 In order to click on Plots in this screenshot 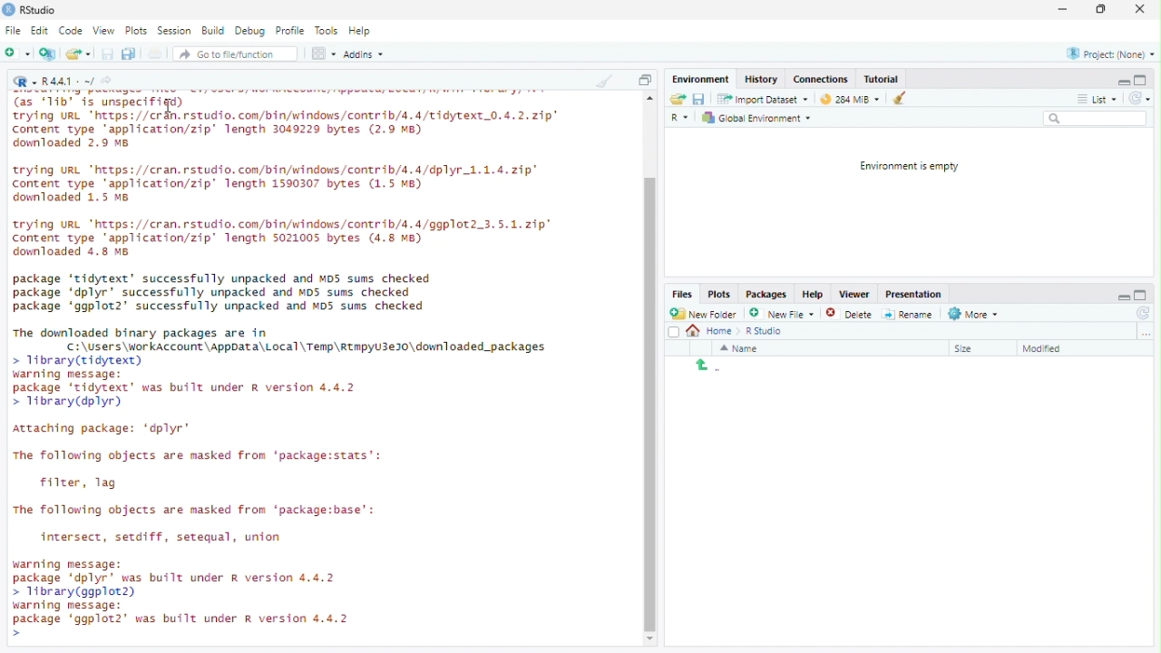, I will do `click(135, 31)`.